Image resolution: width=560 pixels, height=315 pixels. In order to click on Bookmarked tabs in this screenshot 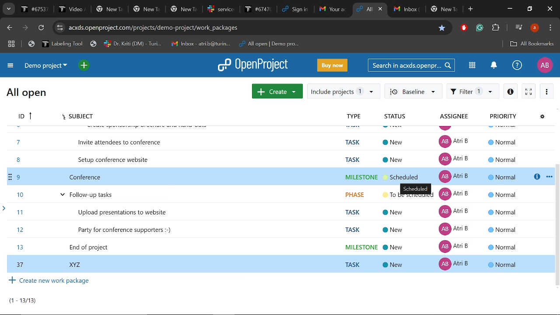, I will do `click(166, 44)`.